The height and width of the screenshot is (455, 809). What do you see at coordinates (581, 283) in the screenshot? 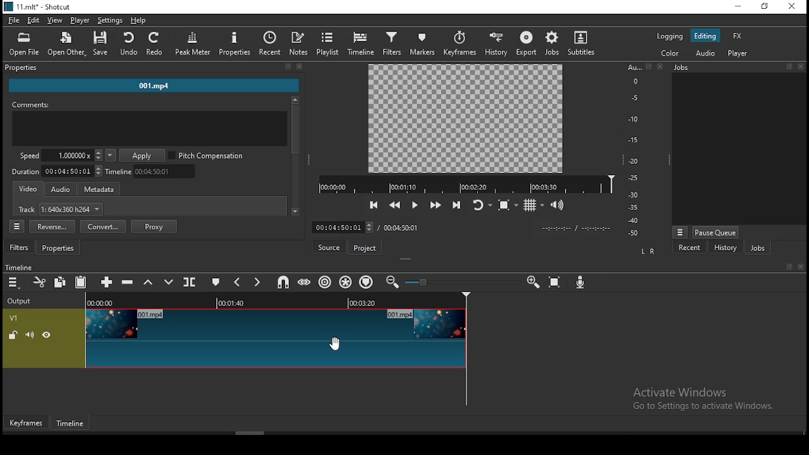
I see `record audio` at bounding box center [581, 283].